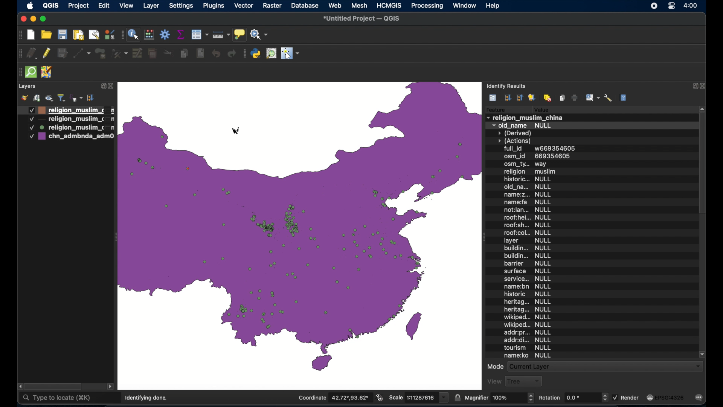 The height and width of the screenshot is (407, 723). I want to click on digitize with segment, so click(82, 53).